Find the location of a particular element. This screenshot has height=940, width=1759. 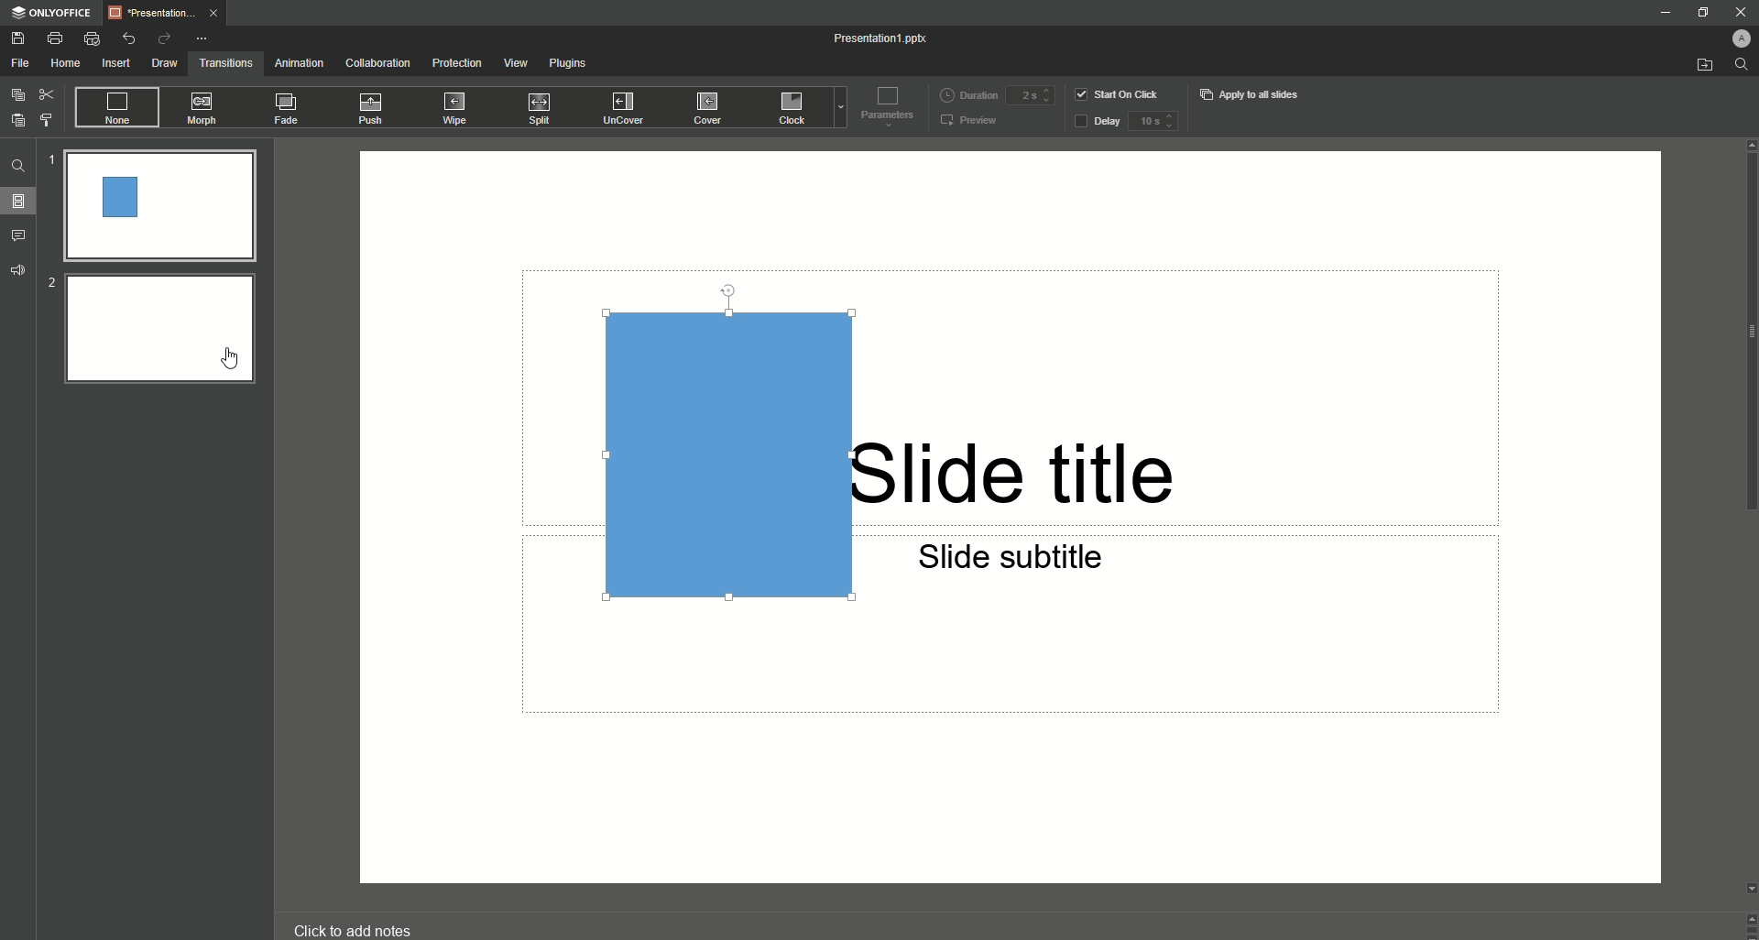

Start on click is located at coordinates (1119, 93).